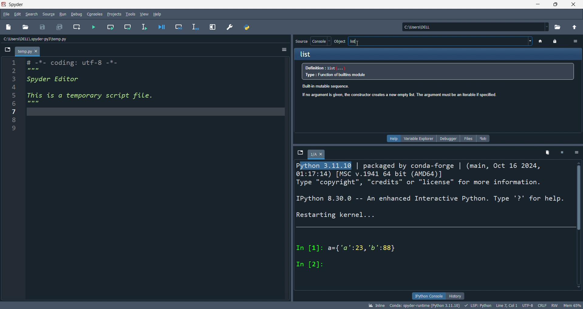 Image resolution: width=583 pixels, height=309 pixels. I want to click on plots, so click(482, 138).